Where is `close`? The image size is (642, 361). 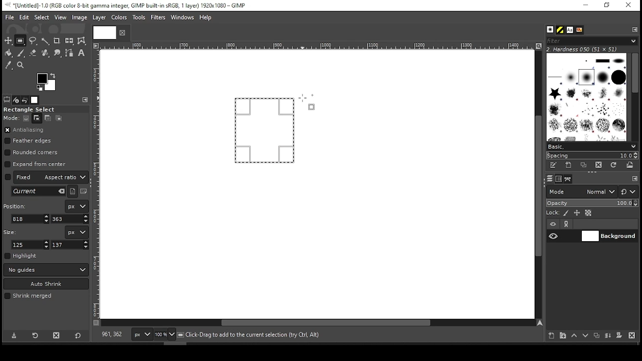
close is located at coordinates (121, 33).